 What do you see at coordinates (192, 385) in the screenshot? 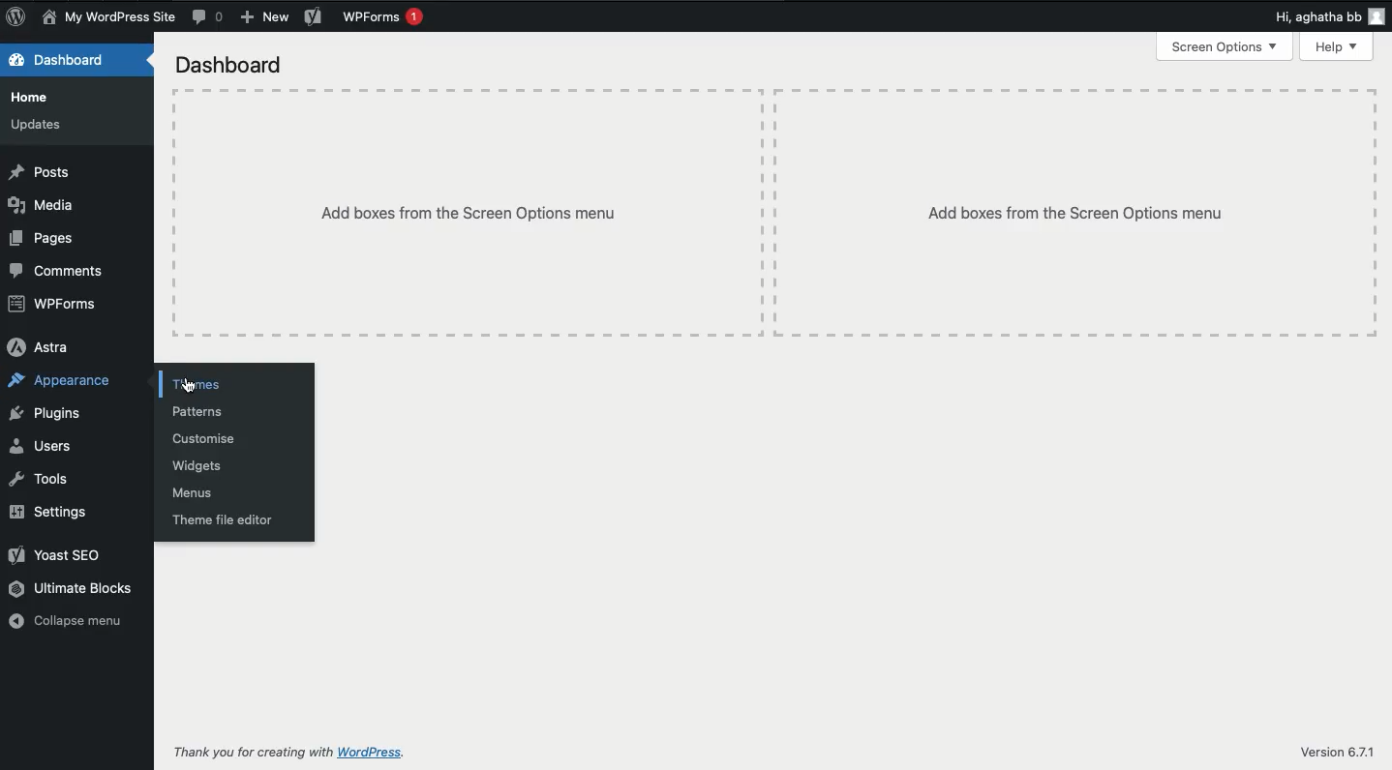
I see `Click` at bounding box center [192, 385].